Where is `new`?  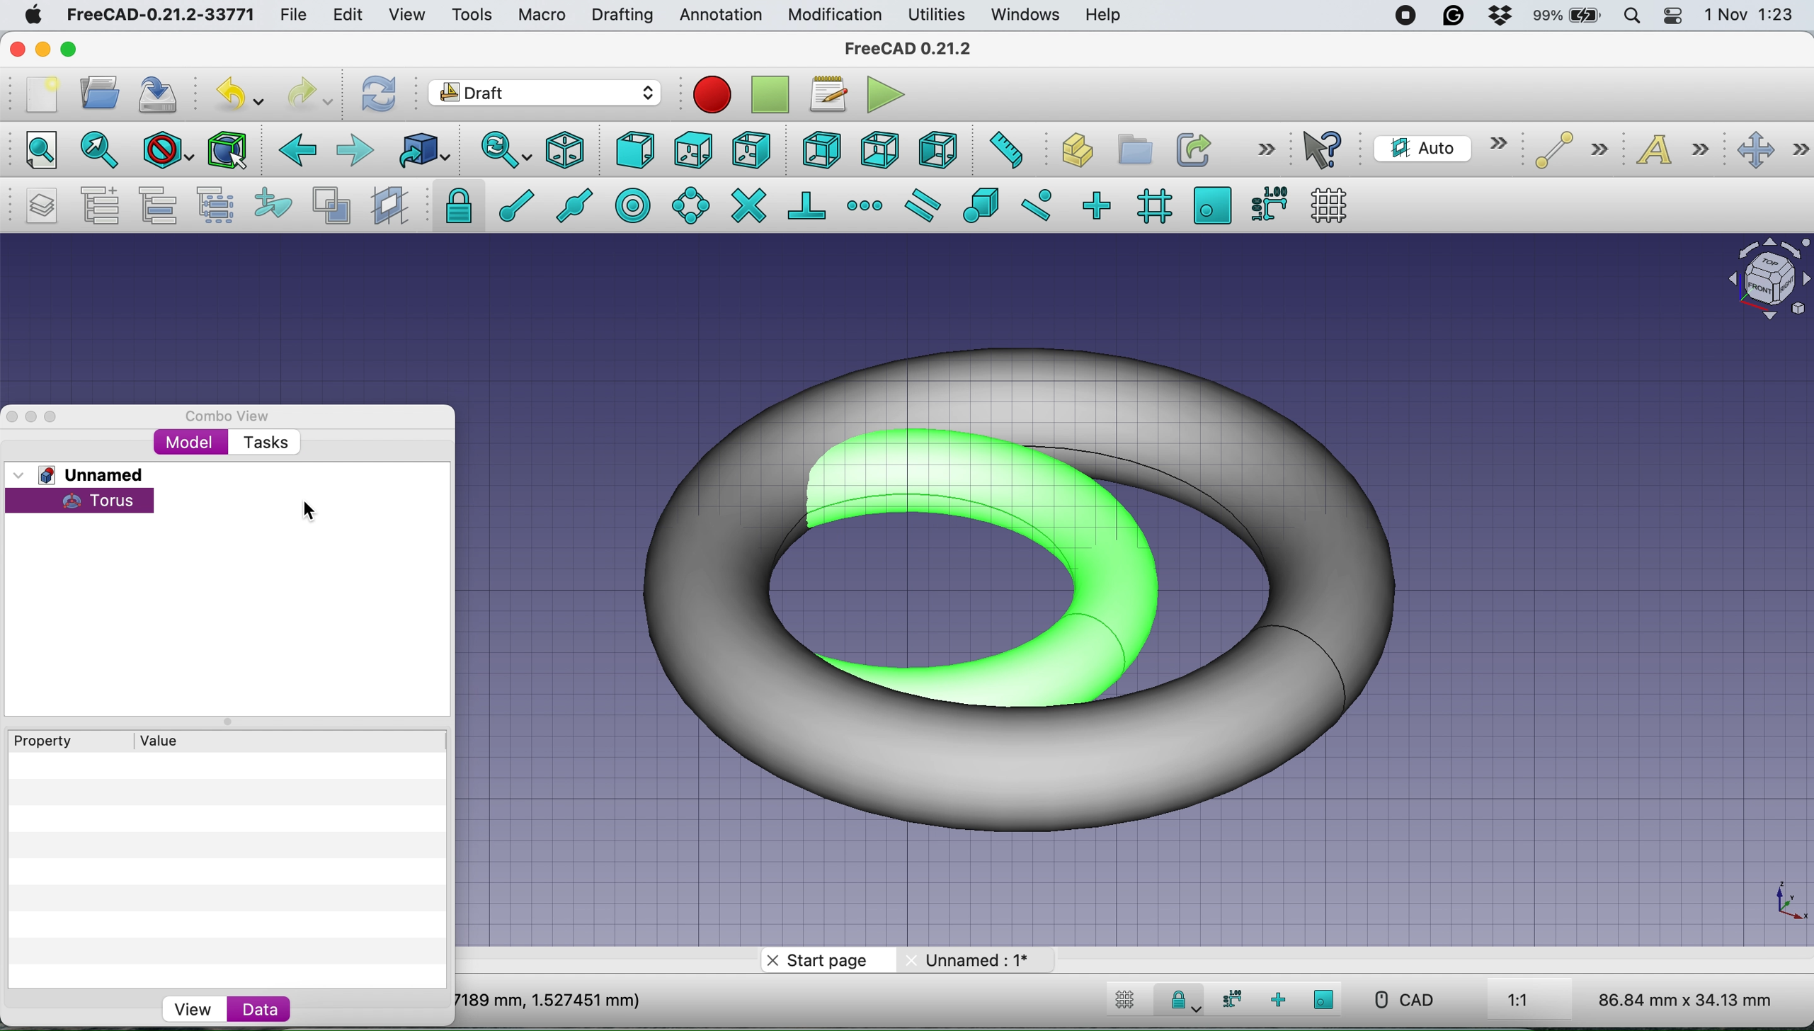
new is located at coordinates (40, 94).